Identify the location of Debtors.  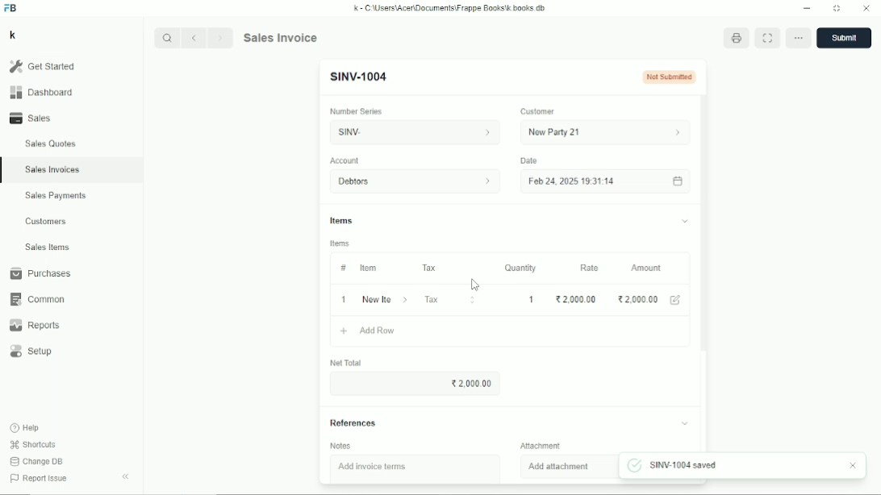
(416, 181).